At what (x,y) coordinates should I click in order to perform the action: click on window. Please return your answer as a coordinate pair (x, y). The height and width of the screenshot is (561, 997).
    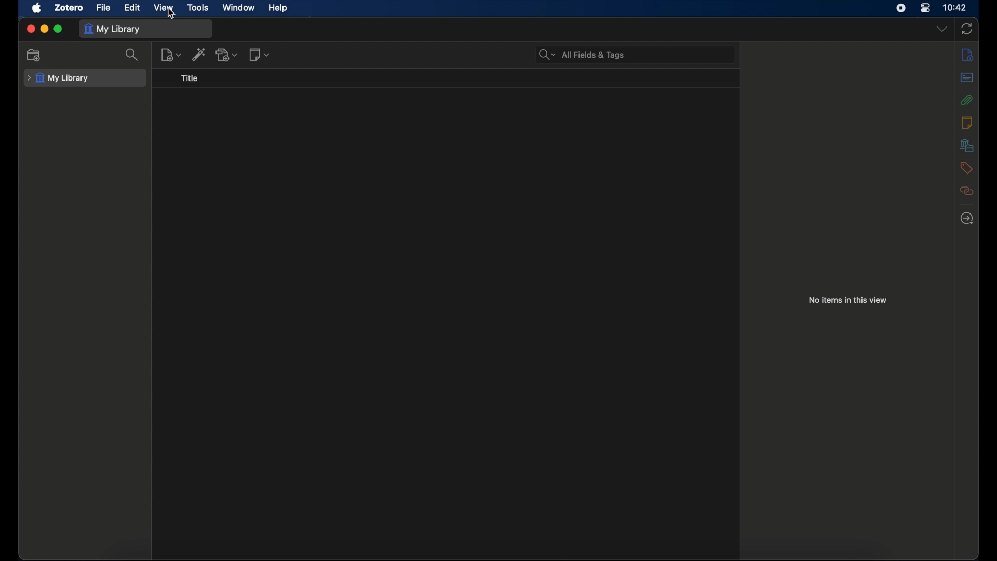
    Looking at the image, I should click on (238, 7).